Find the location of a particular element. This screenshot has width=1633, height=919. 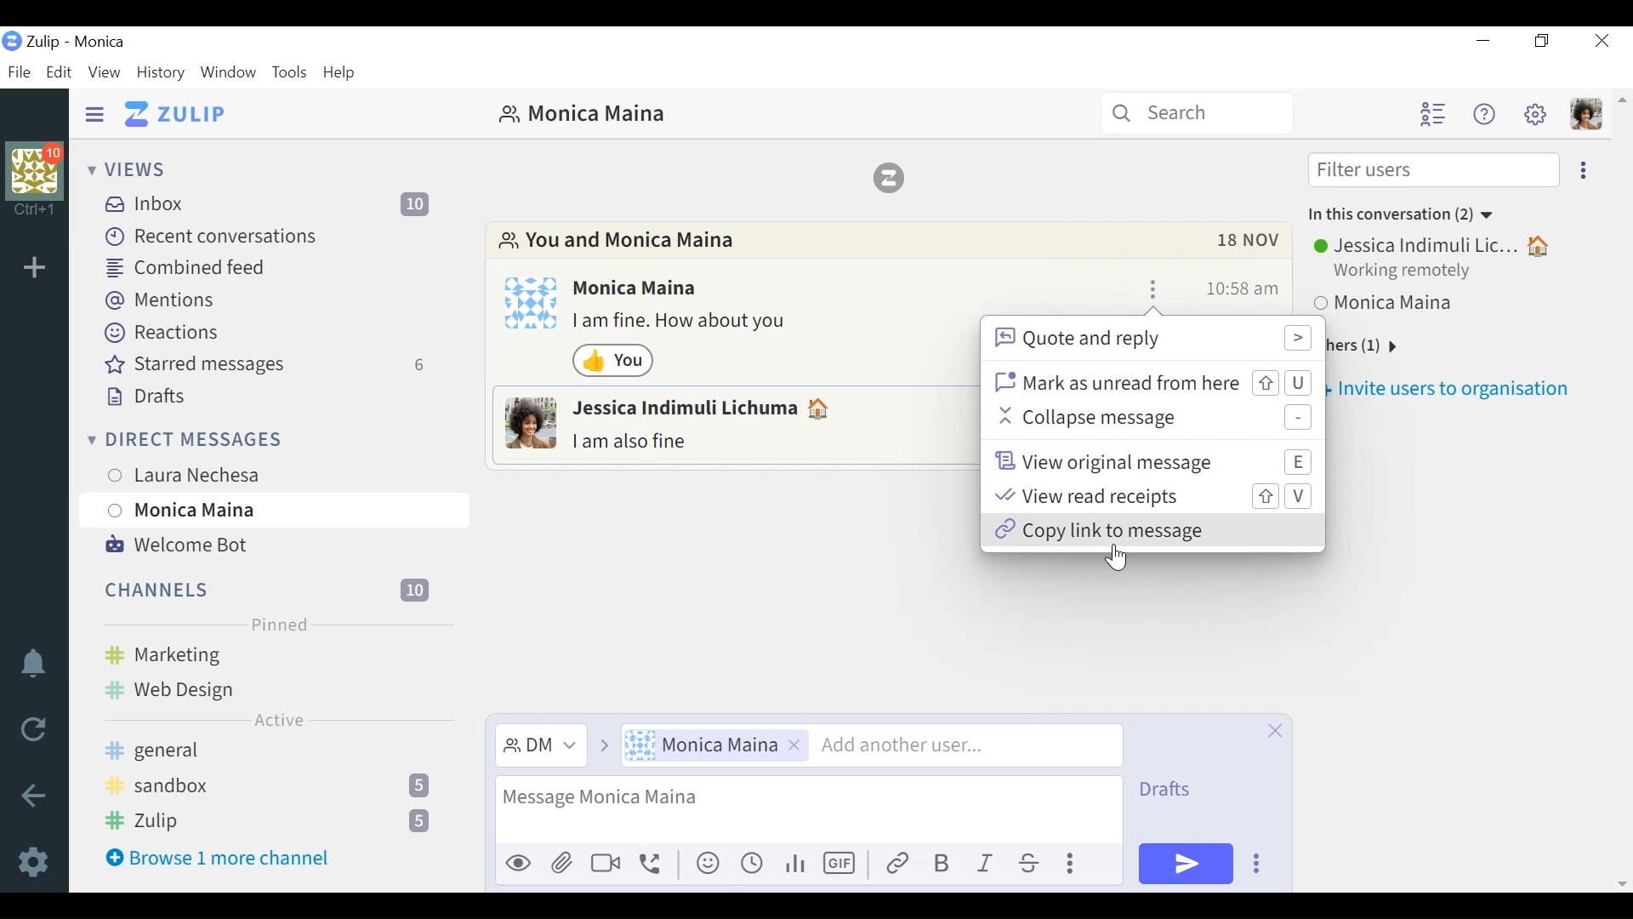

Web Design is located at coordinates (208, 687).